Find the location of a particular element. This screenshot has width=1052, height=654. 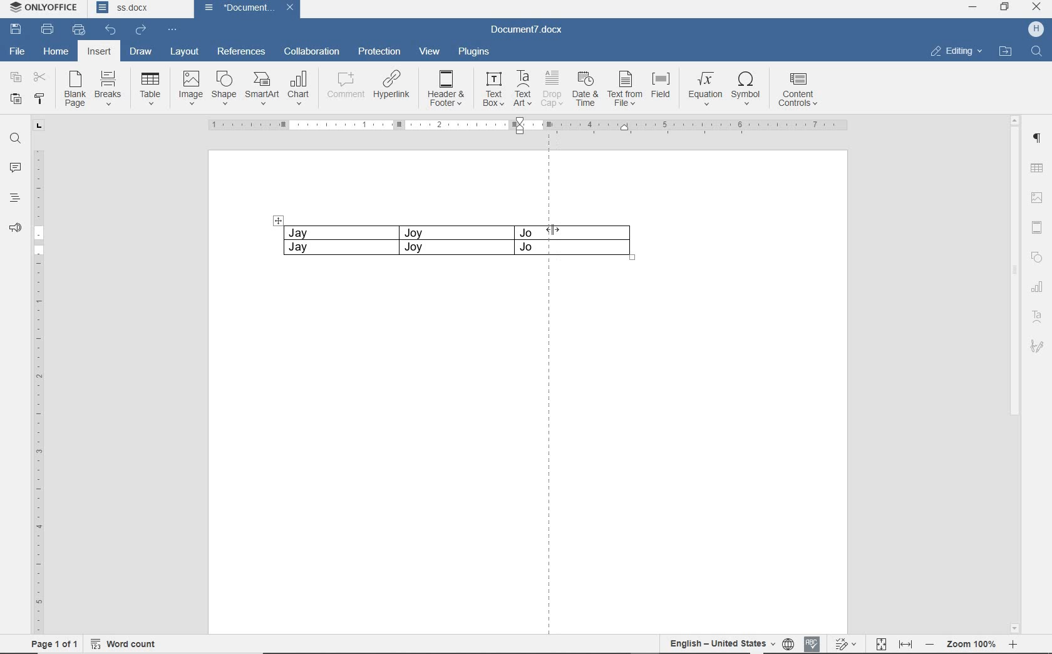

HP is located at coordinates (1035, 28).